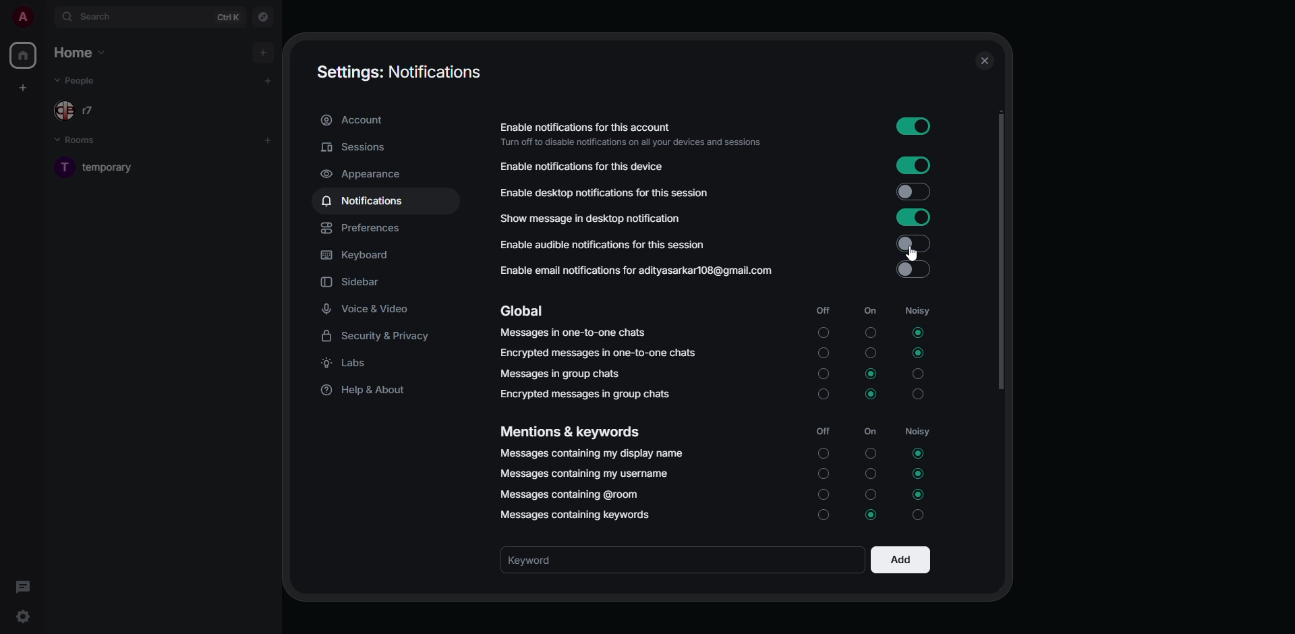 The image size is (1295, 634). What do you see at coordinates (355, 148) in the screenshot?
I see `sessions` at bounding box center [355, 148].